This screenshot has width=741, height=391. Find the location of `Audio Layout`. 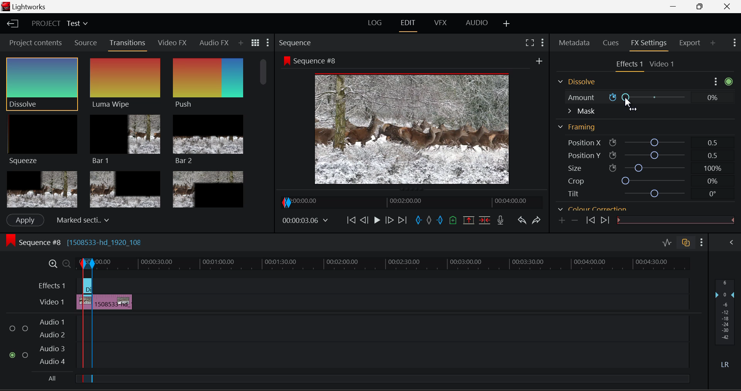

Audio Layout is located at coordinates (475, 24).